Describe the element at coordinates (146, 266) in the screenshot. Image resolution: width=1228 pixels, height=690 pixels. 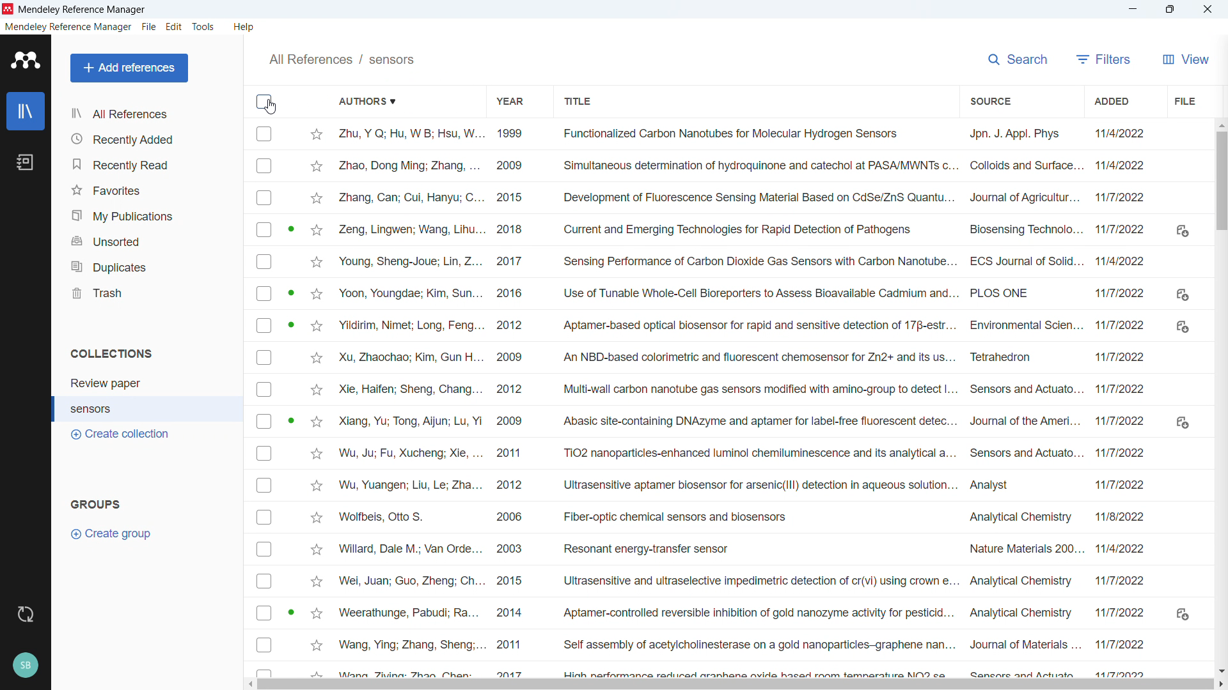
I see `duplicates` at that location.